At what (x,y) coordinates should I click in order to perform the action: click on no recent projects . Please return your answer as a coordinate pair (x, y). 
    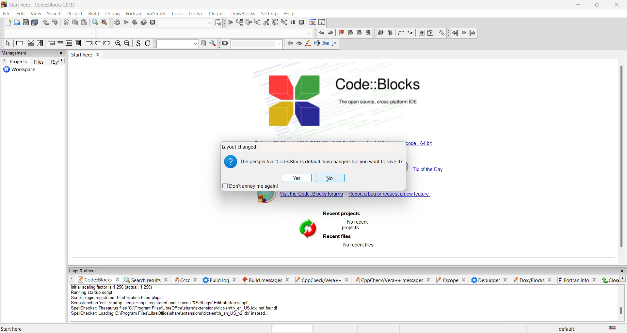
    Looking at the image, I should click on (358, 225).